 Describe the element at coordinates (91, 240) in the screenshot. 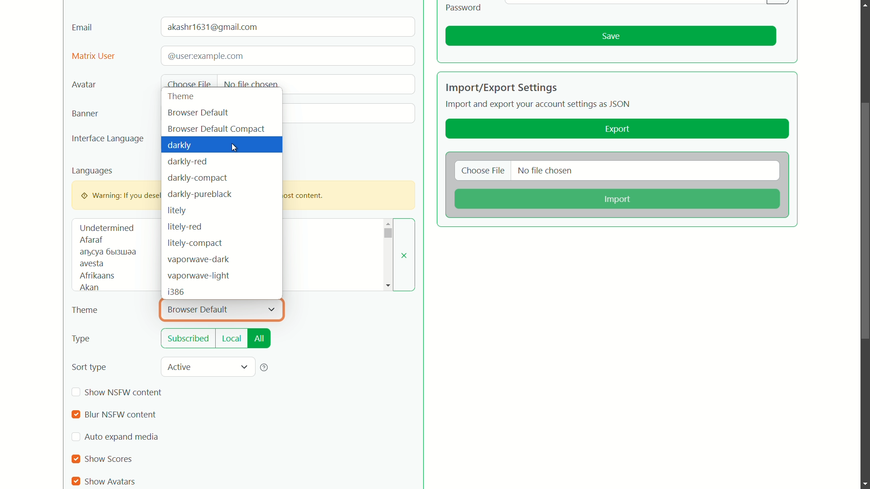

I see `afaraf` at that location.